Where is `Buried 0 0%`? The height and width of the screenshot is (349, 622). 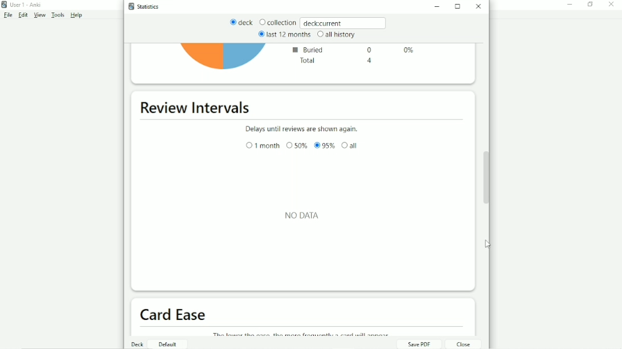
Buried 0 0% is located at coordinates (355, 49).